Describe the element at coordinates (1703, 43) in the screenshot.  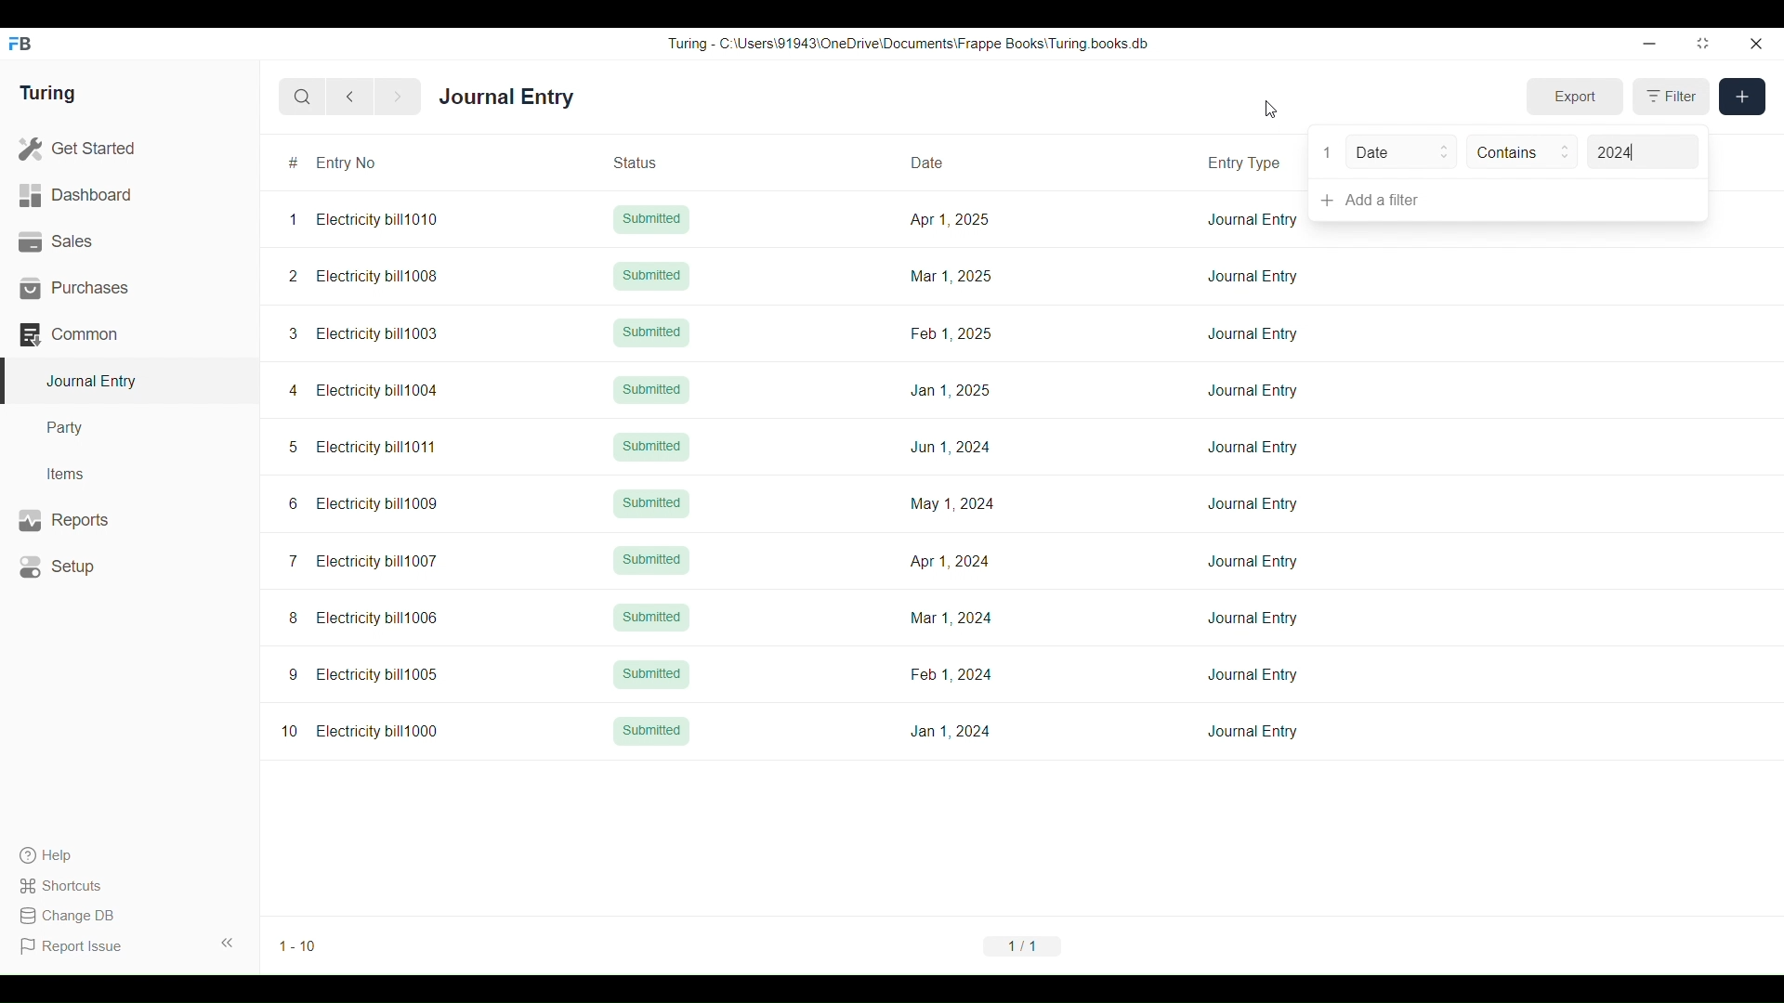
I see `Change dimension` at that location.